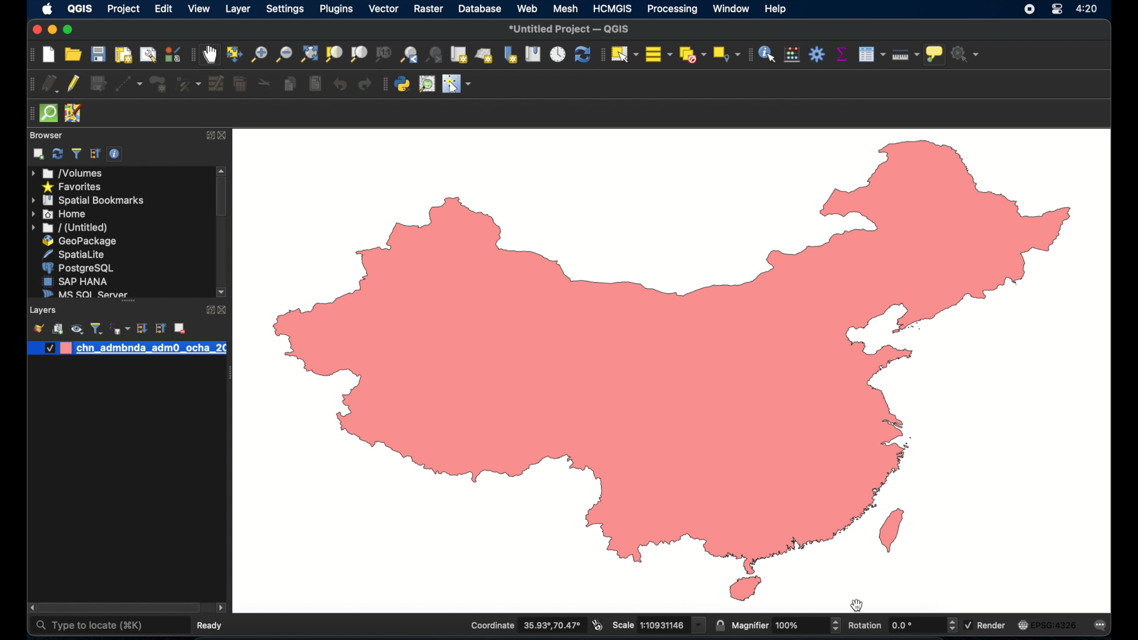 The image size is (1138, 640). Describe the element at coordinates (836, 625) in the screenshot. I see `increase or decrease magnifier value` at that location.